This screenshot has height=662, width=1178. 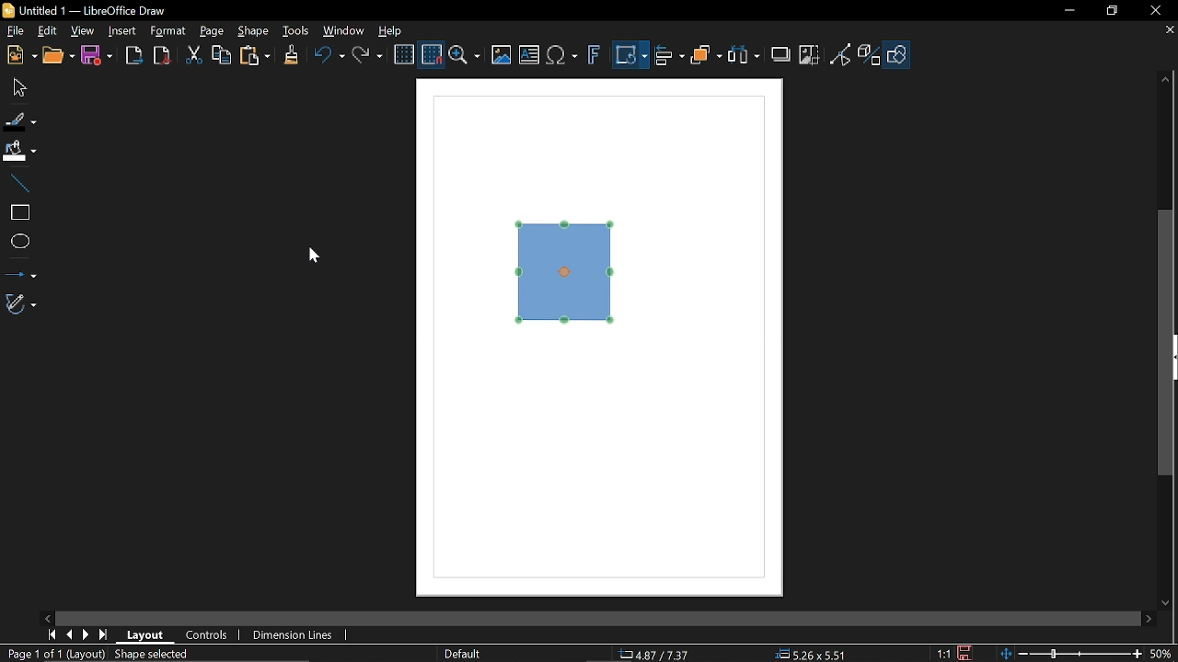 What do you see at coordinates (98, 9) in the screenshot?
I see `Untitled 1 -- LibreOffice Draw` at bounding box center [98, 9].